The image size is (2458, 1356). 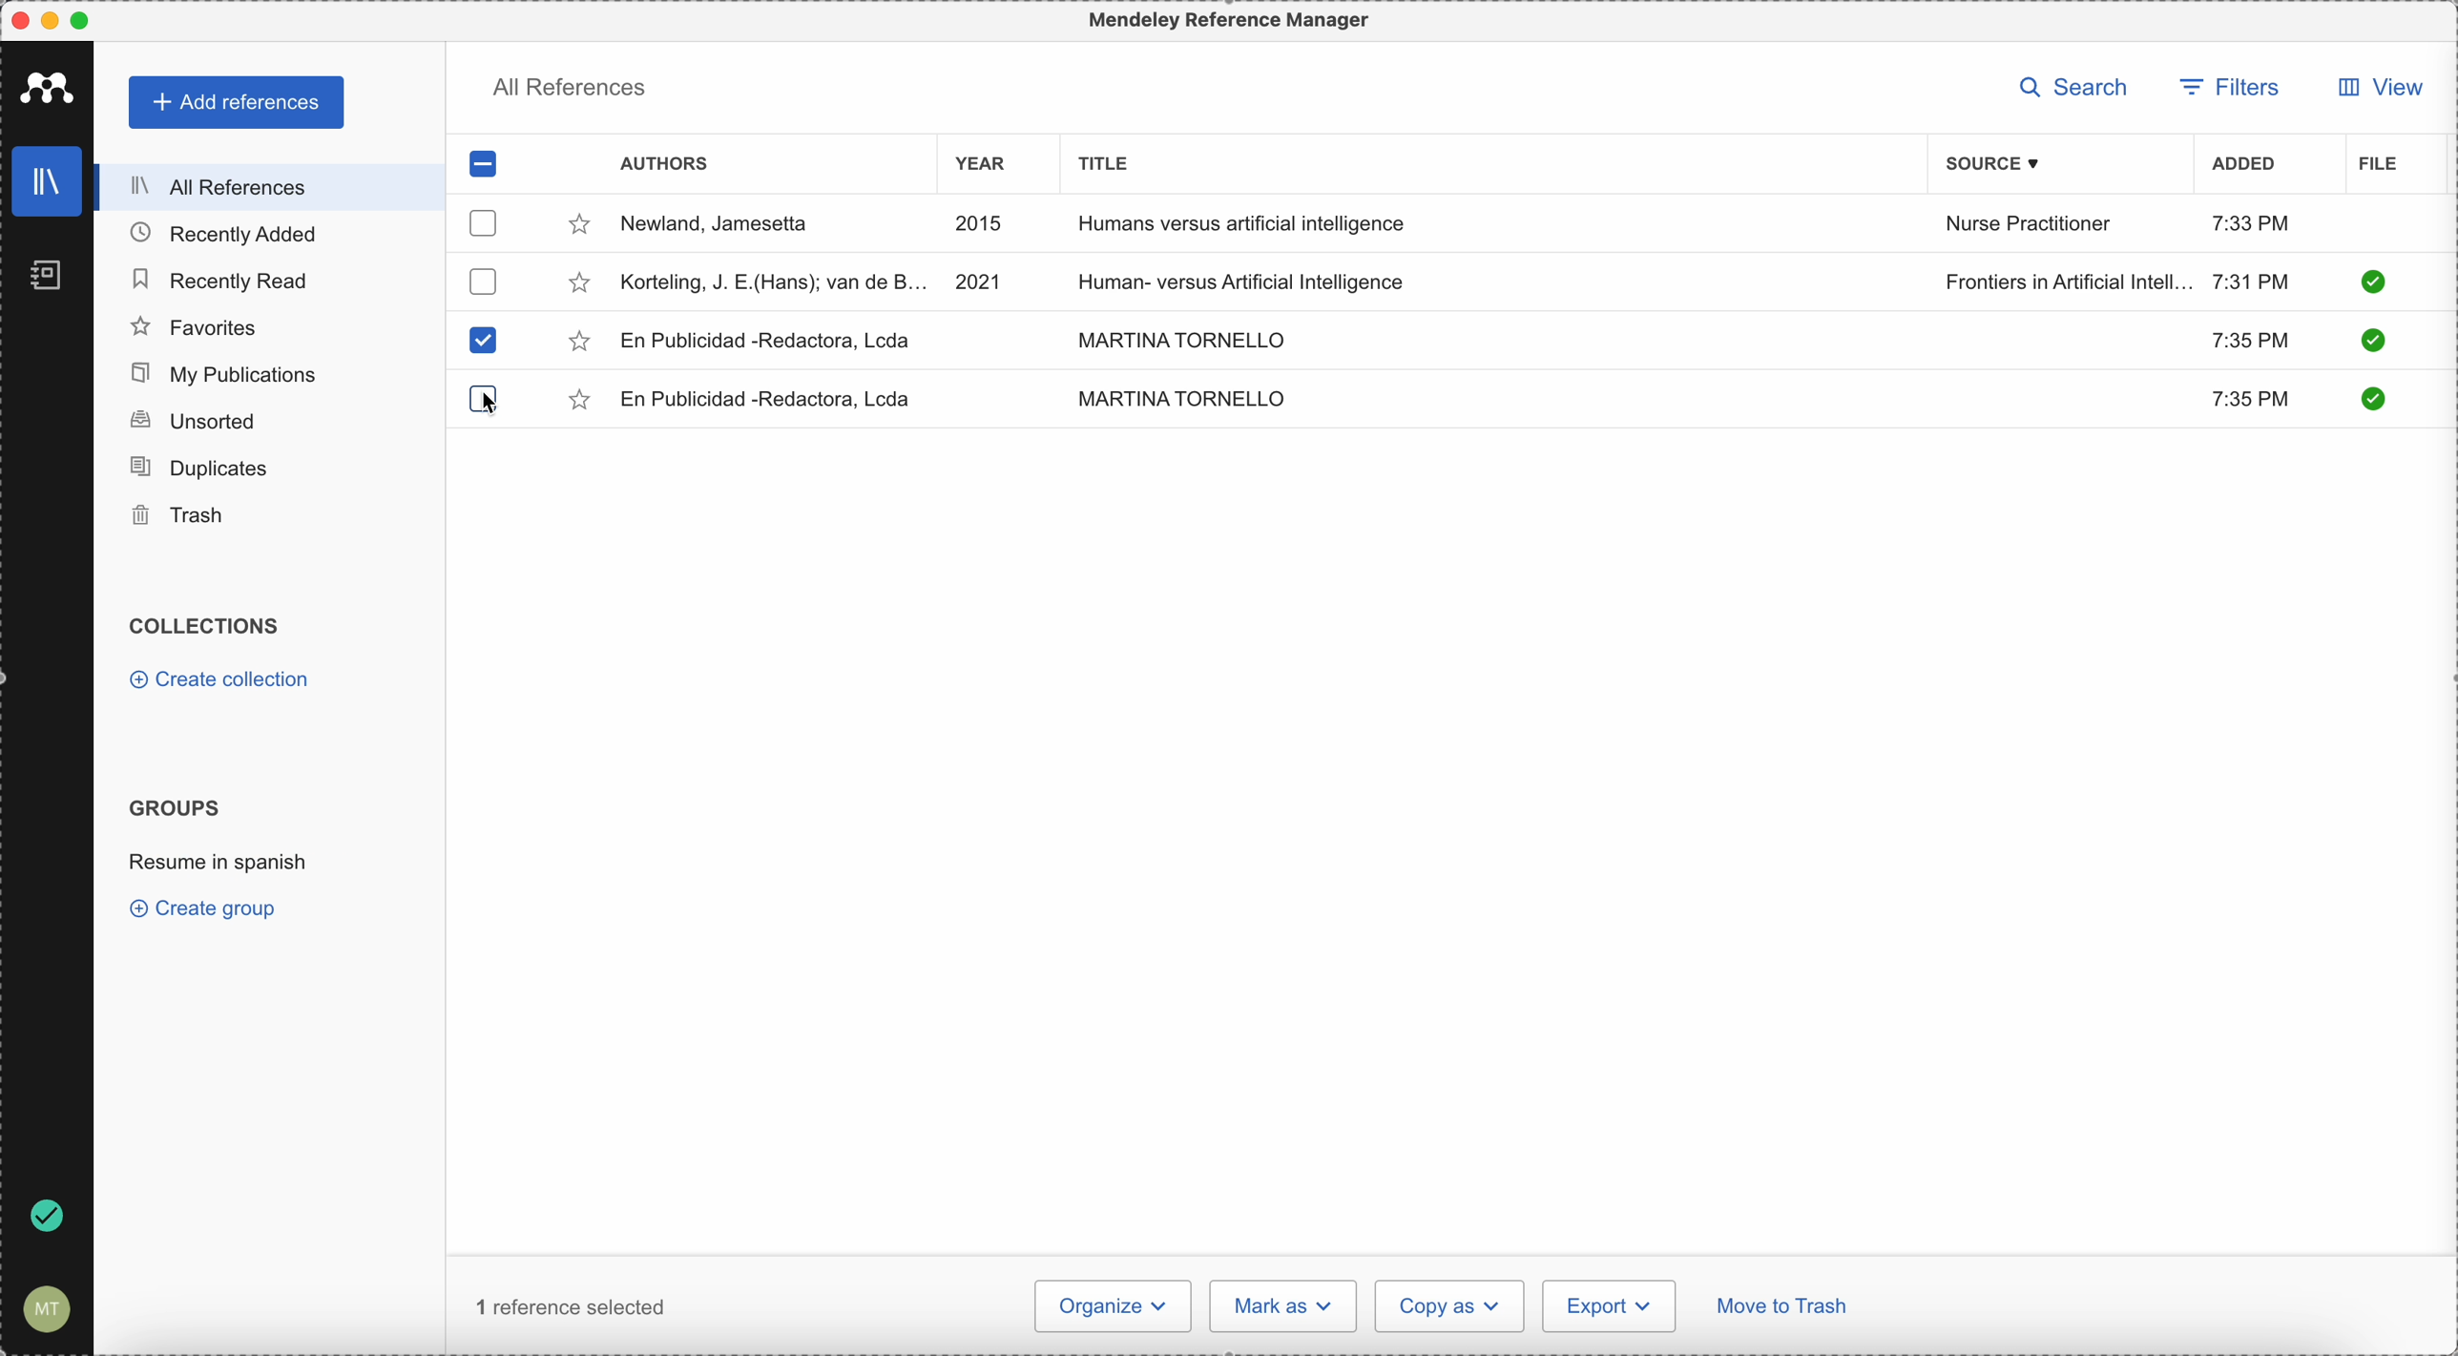 What do you see at coordinates (2080, 89) in the screenshot?
I see `search` at bounding box center [2080, 89].